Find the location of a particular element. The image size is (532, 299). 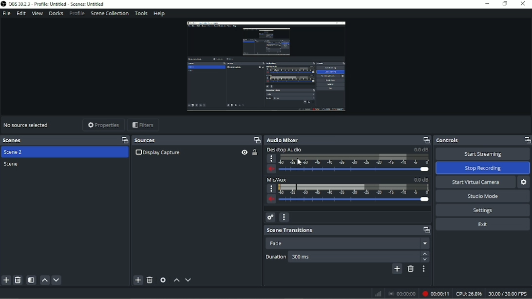

CPU is located at coordinates (469, 294).